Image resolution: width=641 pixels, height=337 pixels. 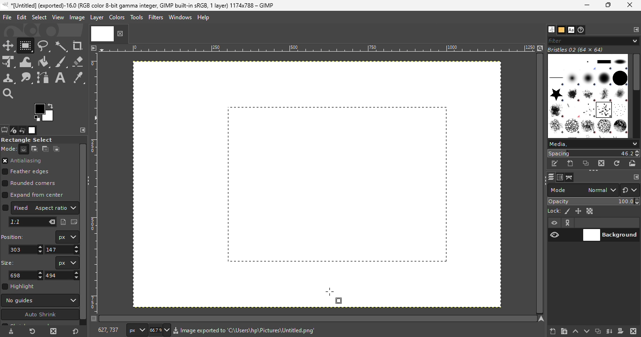 What do you see at coordinates (8, 46) in the screenshot?
I see `Move tool` at bounding box center [8, 46].